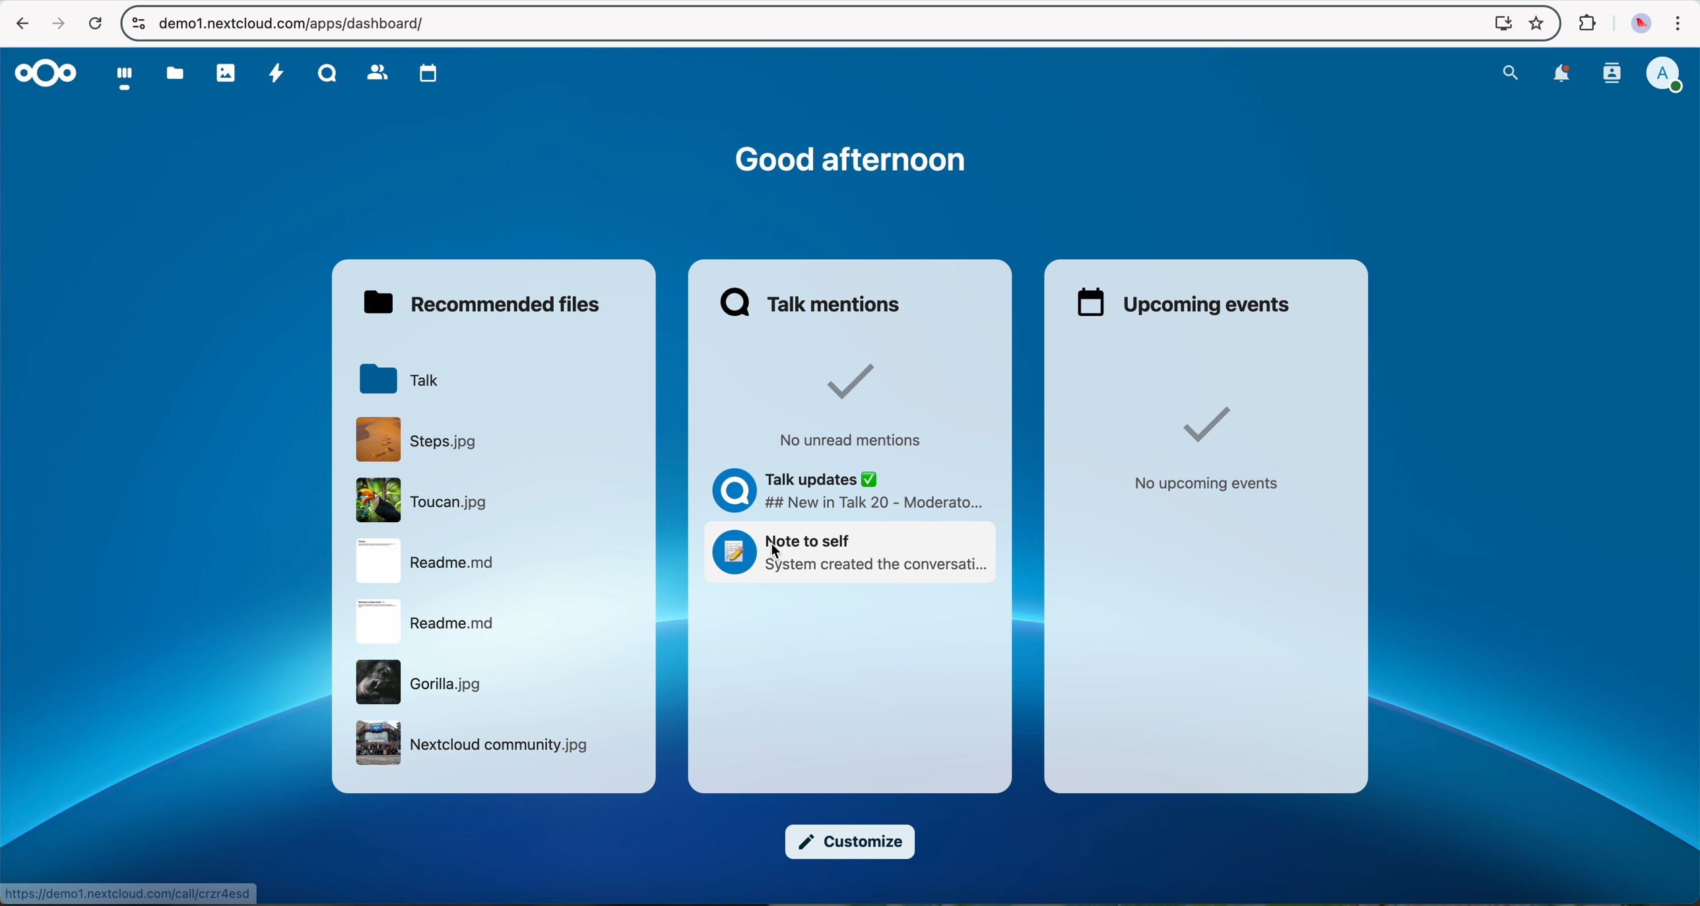 The image size is (1700, 906). What do you see at coordinates (44, 73) in the screenshot?
I see `Nextcloud logo` at bounding box center [44, 73].